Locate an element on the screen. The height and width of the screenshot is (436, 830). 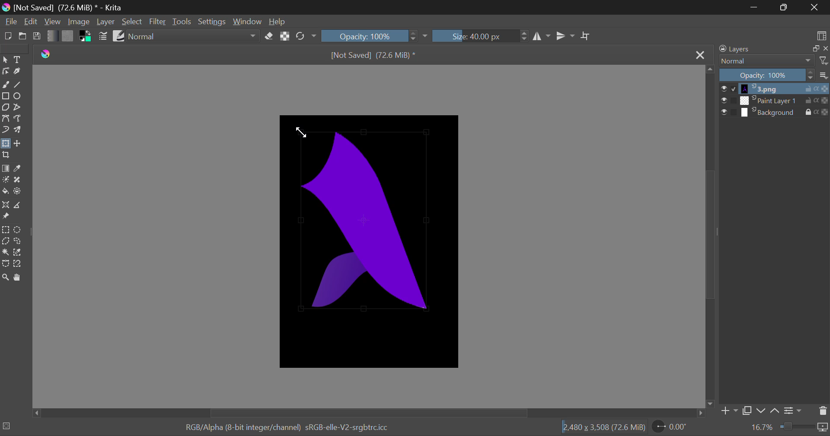
Scroll Bar is located at coordinates (710, 237).